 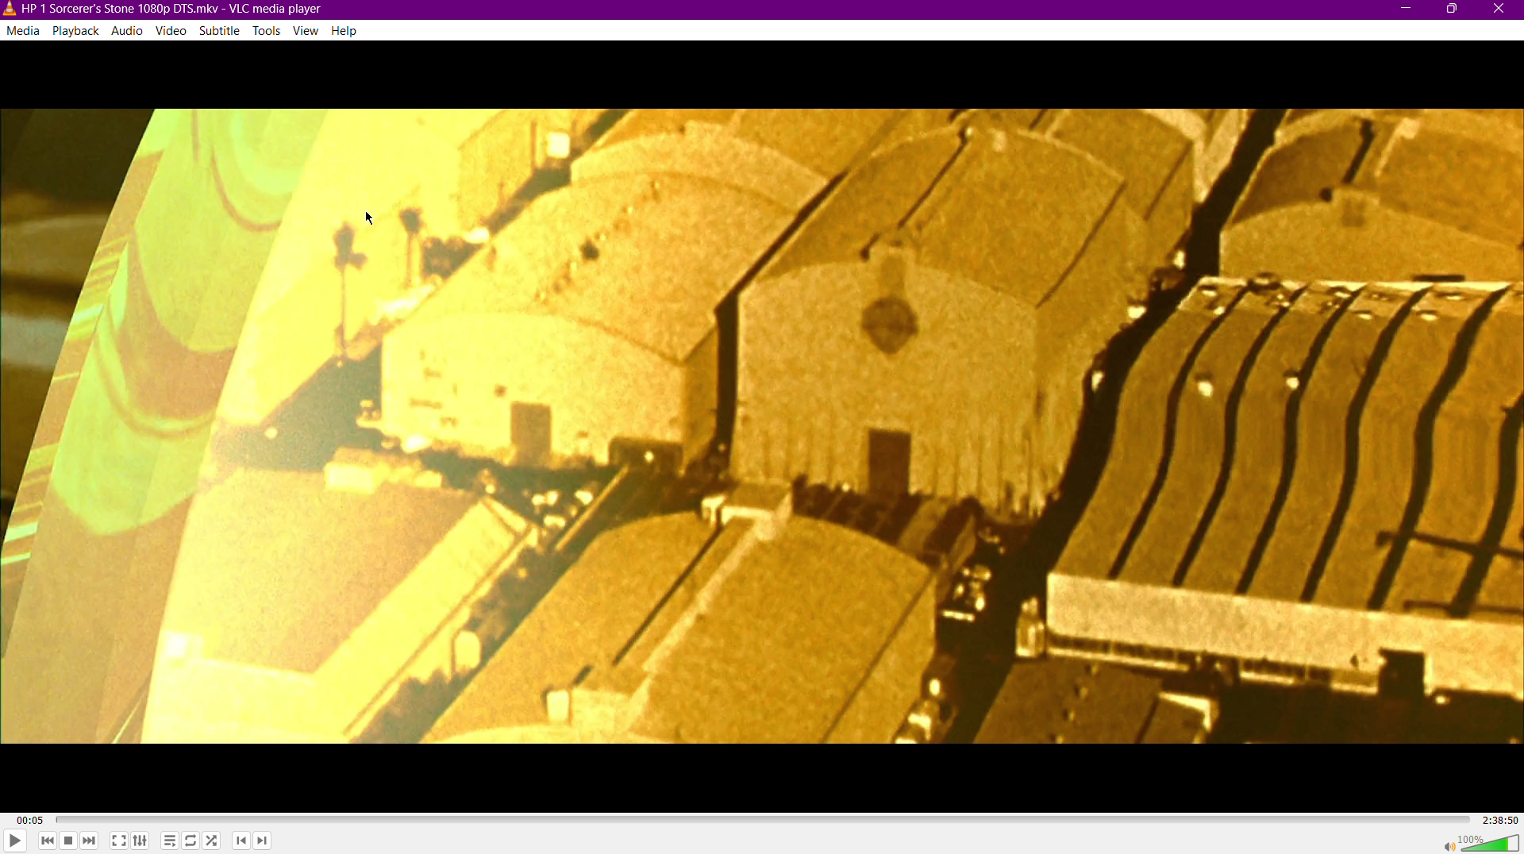 What do you see at coordinates (71, 841) in the screenshot?
I see `Stop` at bounding box center [71, 841].